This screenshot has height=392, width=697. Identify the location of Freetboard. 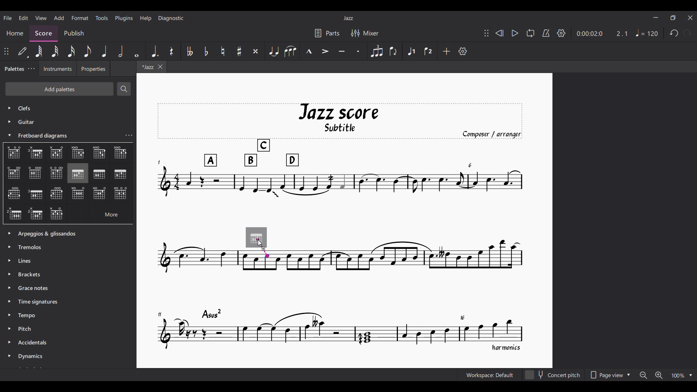
(46, 136).